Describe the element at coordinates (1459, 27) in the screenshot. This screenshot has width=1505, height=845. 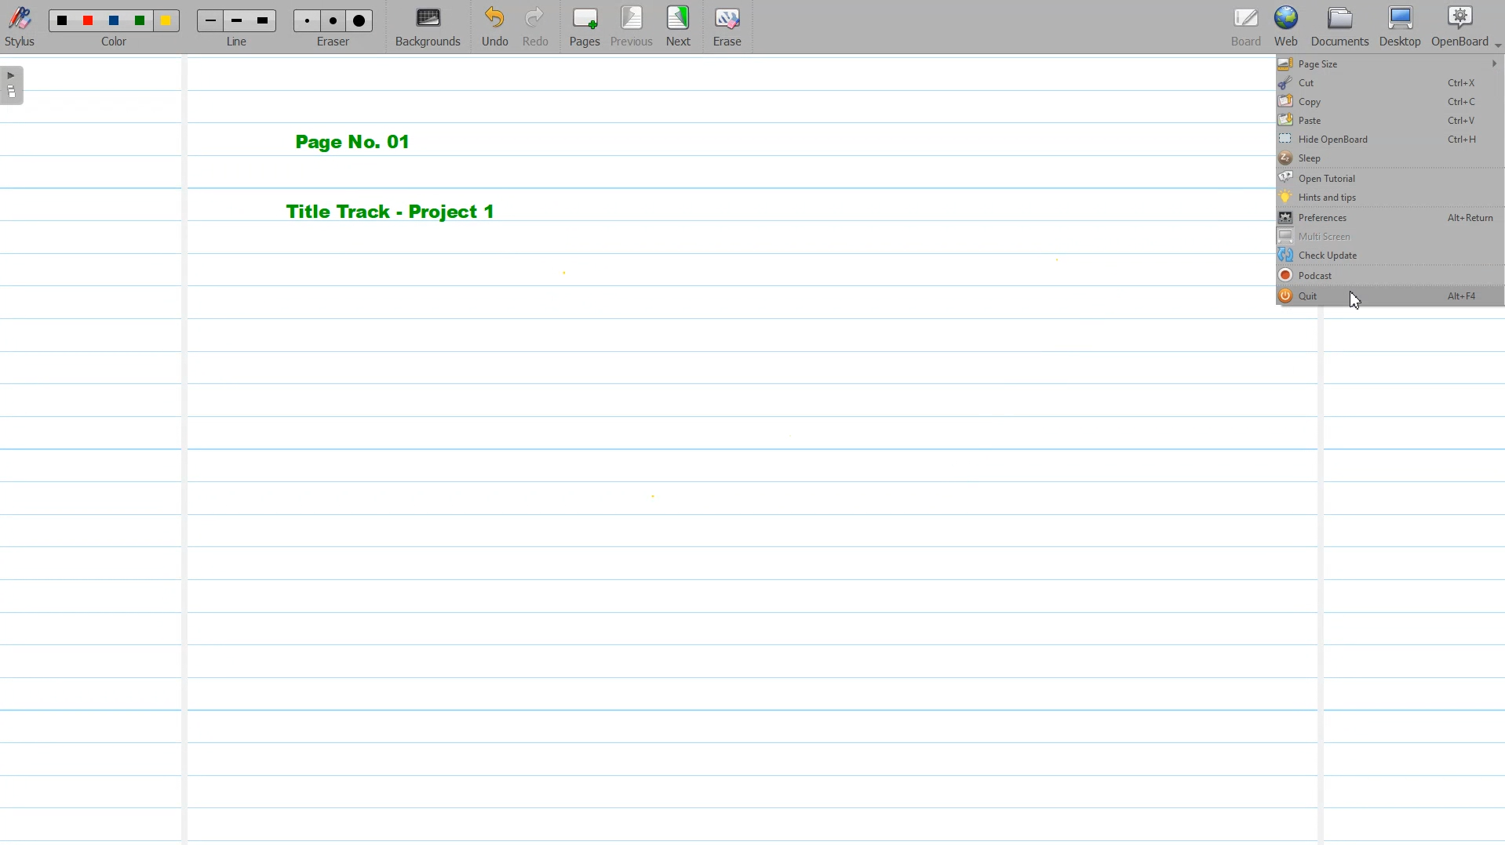
I see `Open Board` at that location.